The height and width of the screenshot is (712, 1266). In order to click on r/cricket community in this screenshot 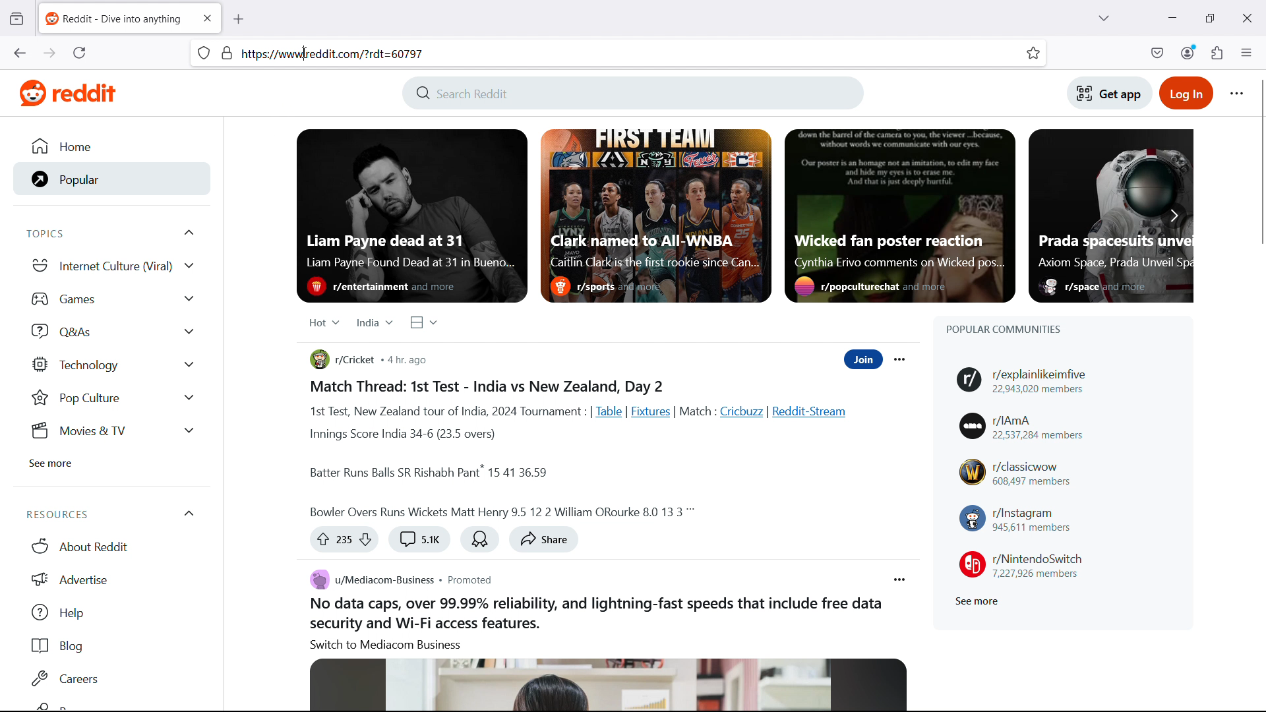, I will do `click(342, 360)`.